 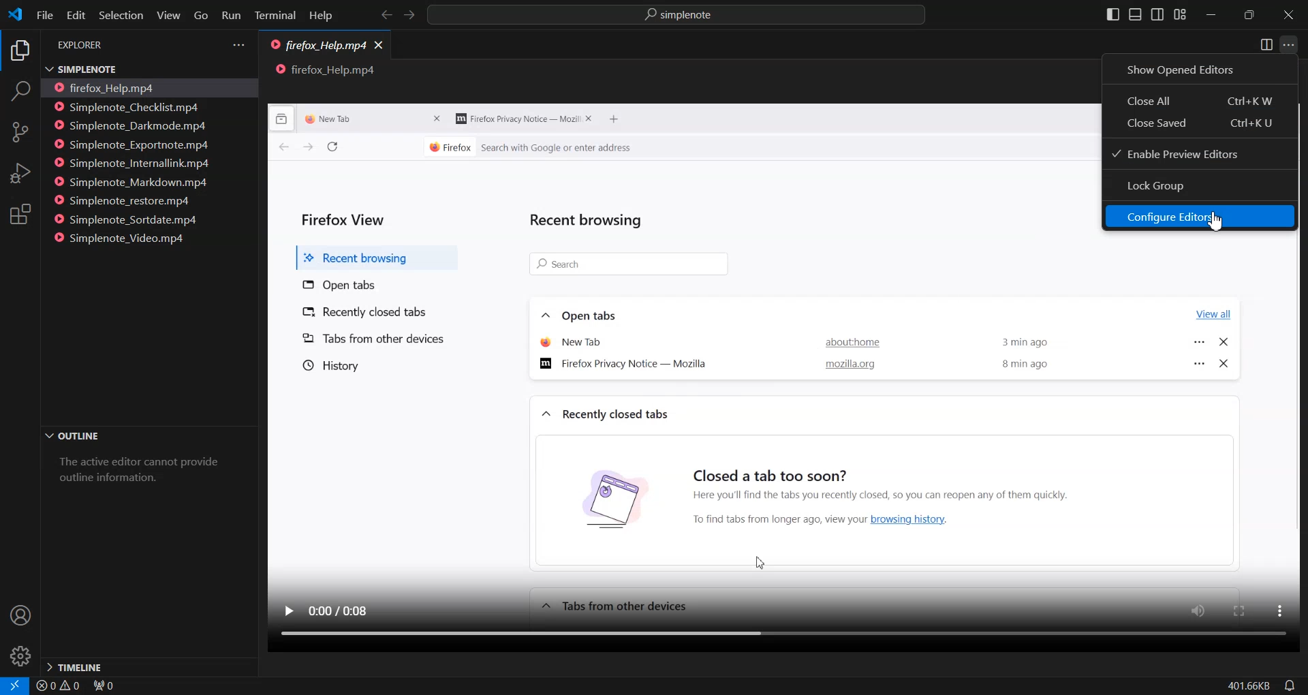 I want to click on Search with Google or enter address., so click(x=656, y=148).